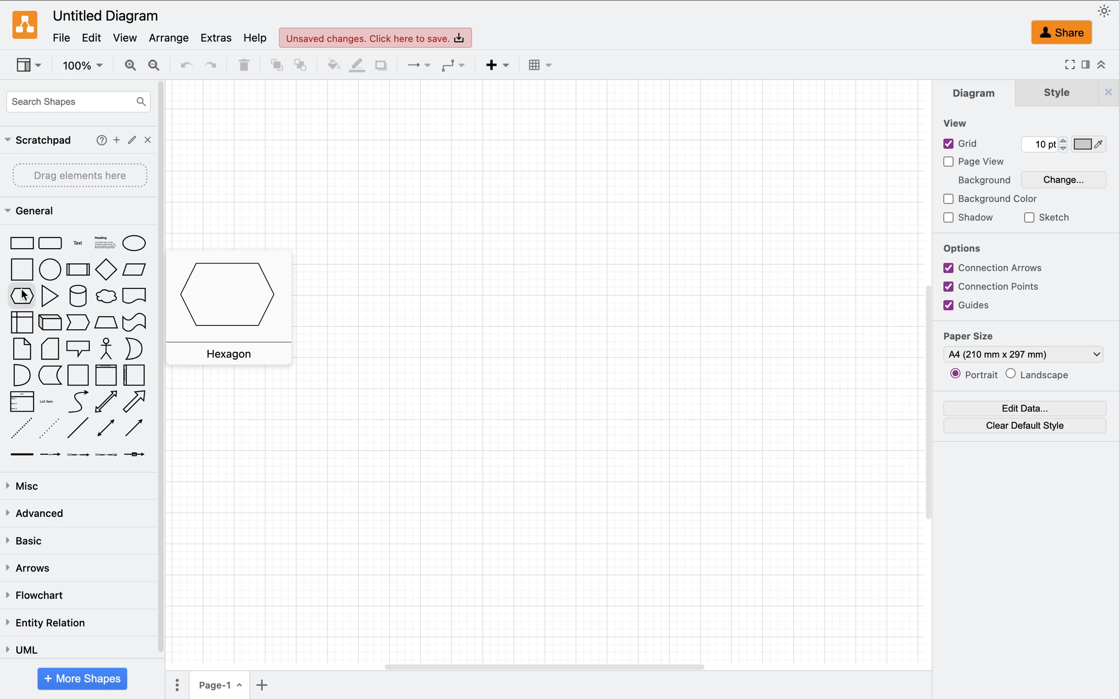 This screenshot has height=699, width=1119. What do you see at coordinates (452, 66) in the screenshot?
I see `waypoint` at bounding box center [452, 66].